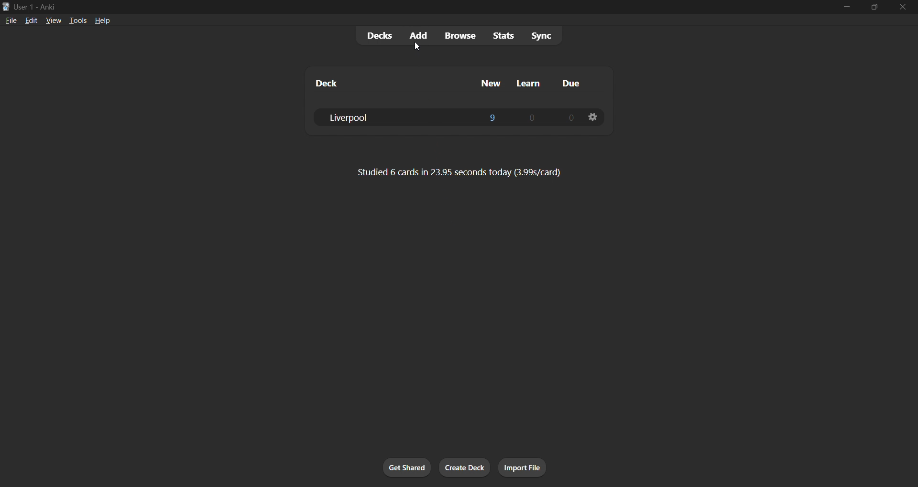 The height and width of the screenshot is (487, 918). Describe the element at coordinates (419, 49) in the screenshot. I see `cursor` at that location.